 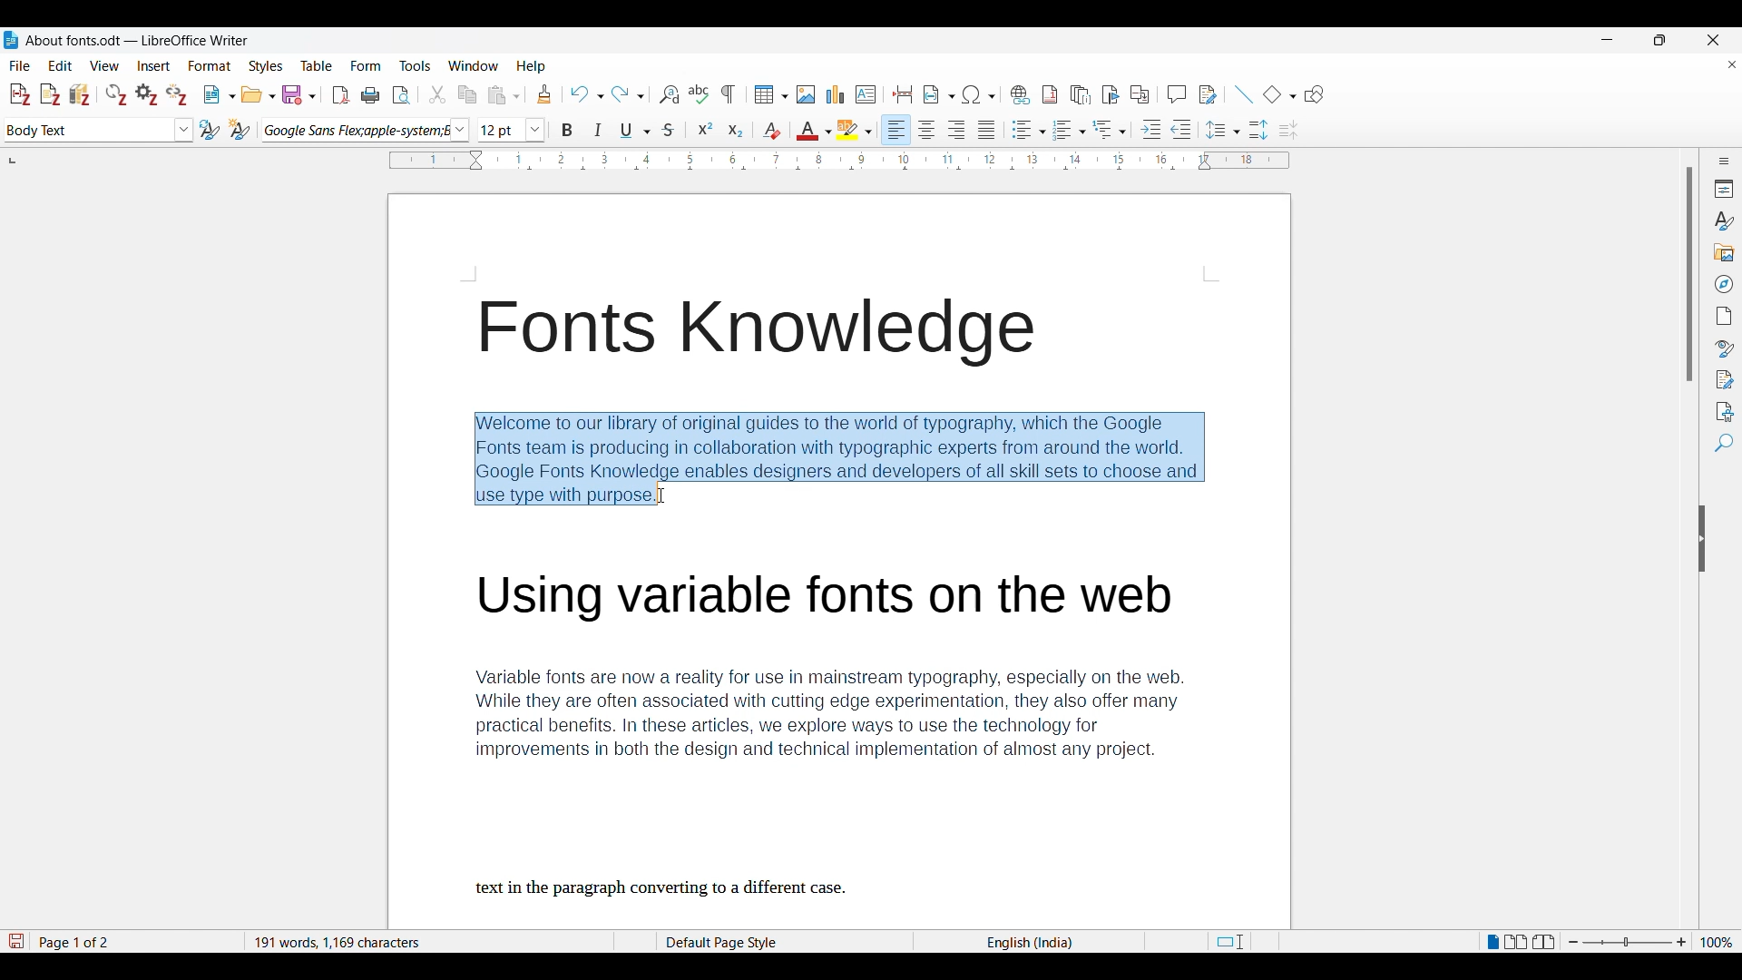 What do you see at coordinates (341, 95) in the screenshot?
I see `Export directly as PDF` at bounding box center [341, 95].